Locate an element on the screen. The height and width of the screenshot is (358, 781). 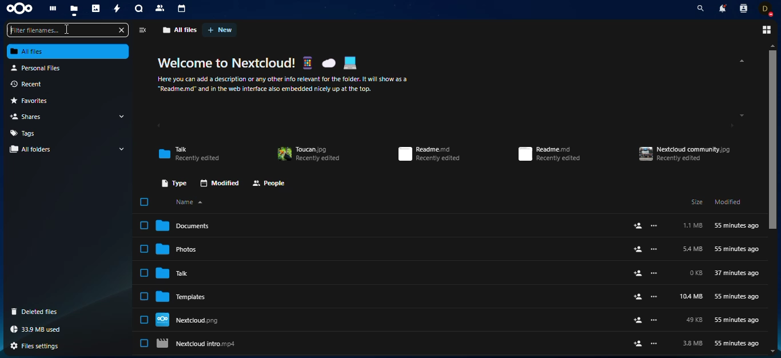
more is located at coordinates (654, 249).